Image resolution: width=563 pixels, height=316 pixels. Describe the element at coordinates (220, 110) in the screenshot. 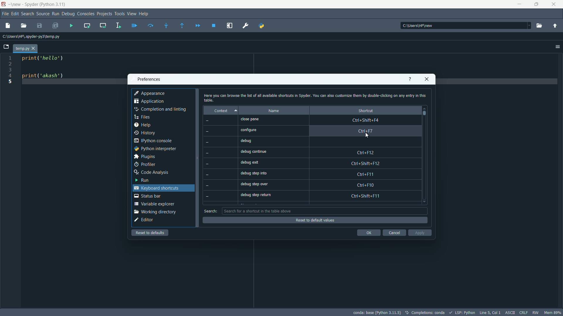

I see `context` at that location.